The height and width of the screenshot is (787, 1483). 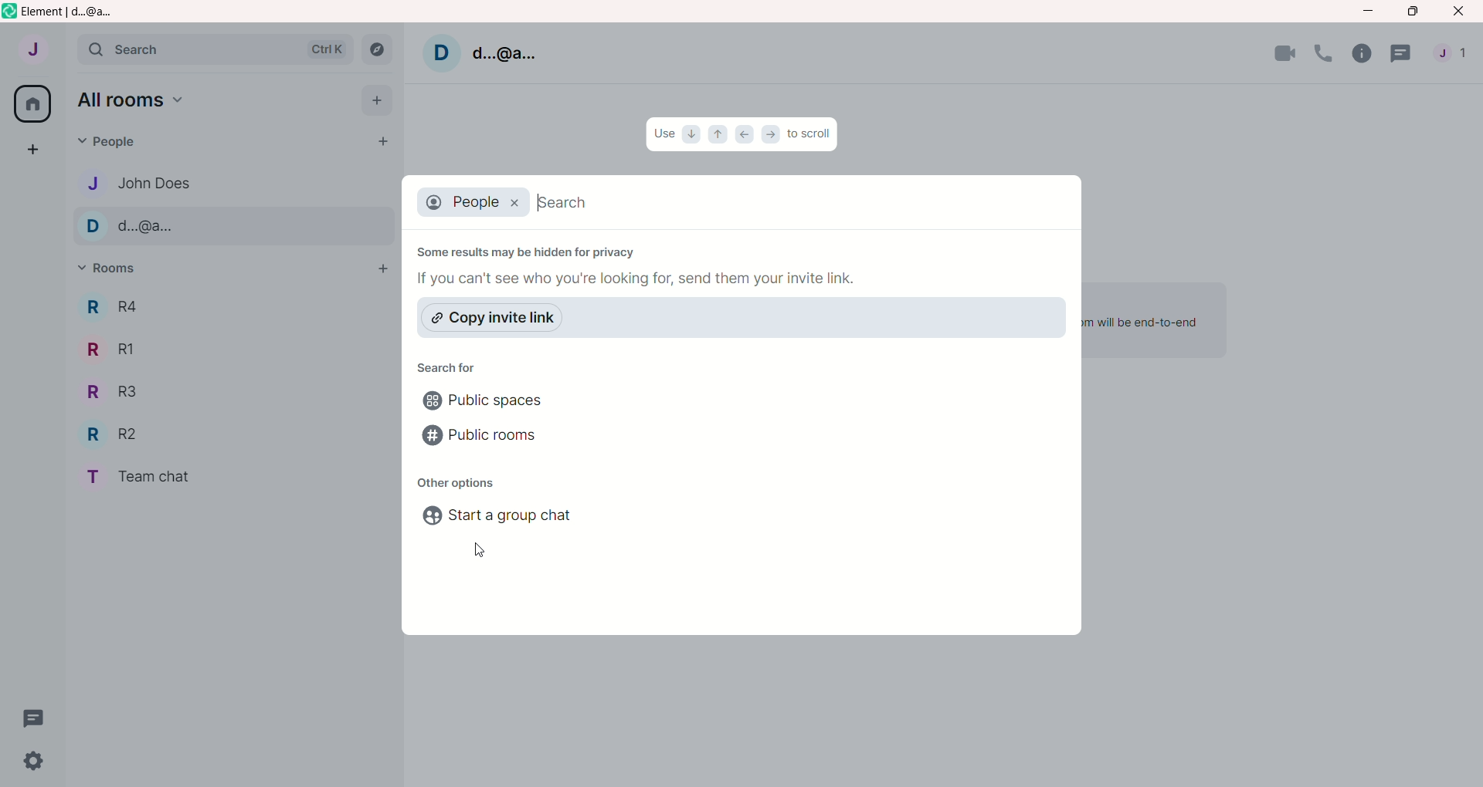 What do you see at coordinates (135, 181) in the screenshot?
I see `john does` at bounding box center [135, 181].